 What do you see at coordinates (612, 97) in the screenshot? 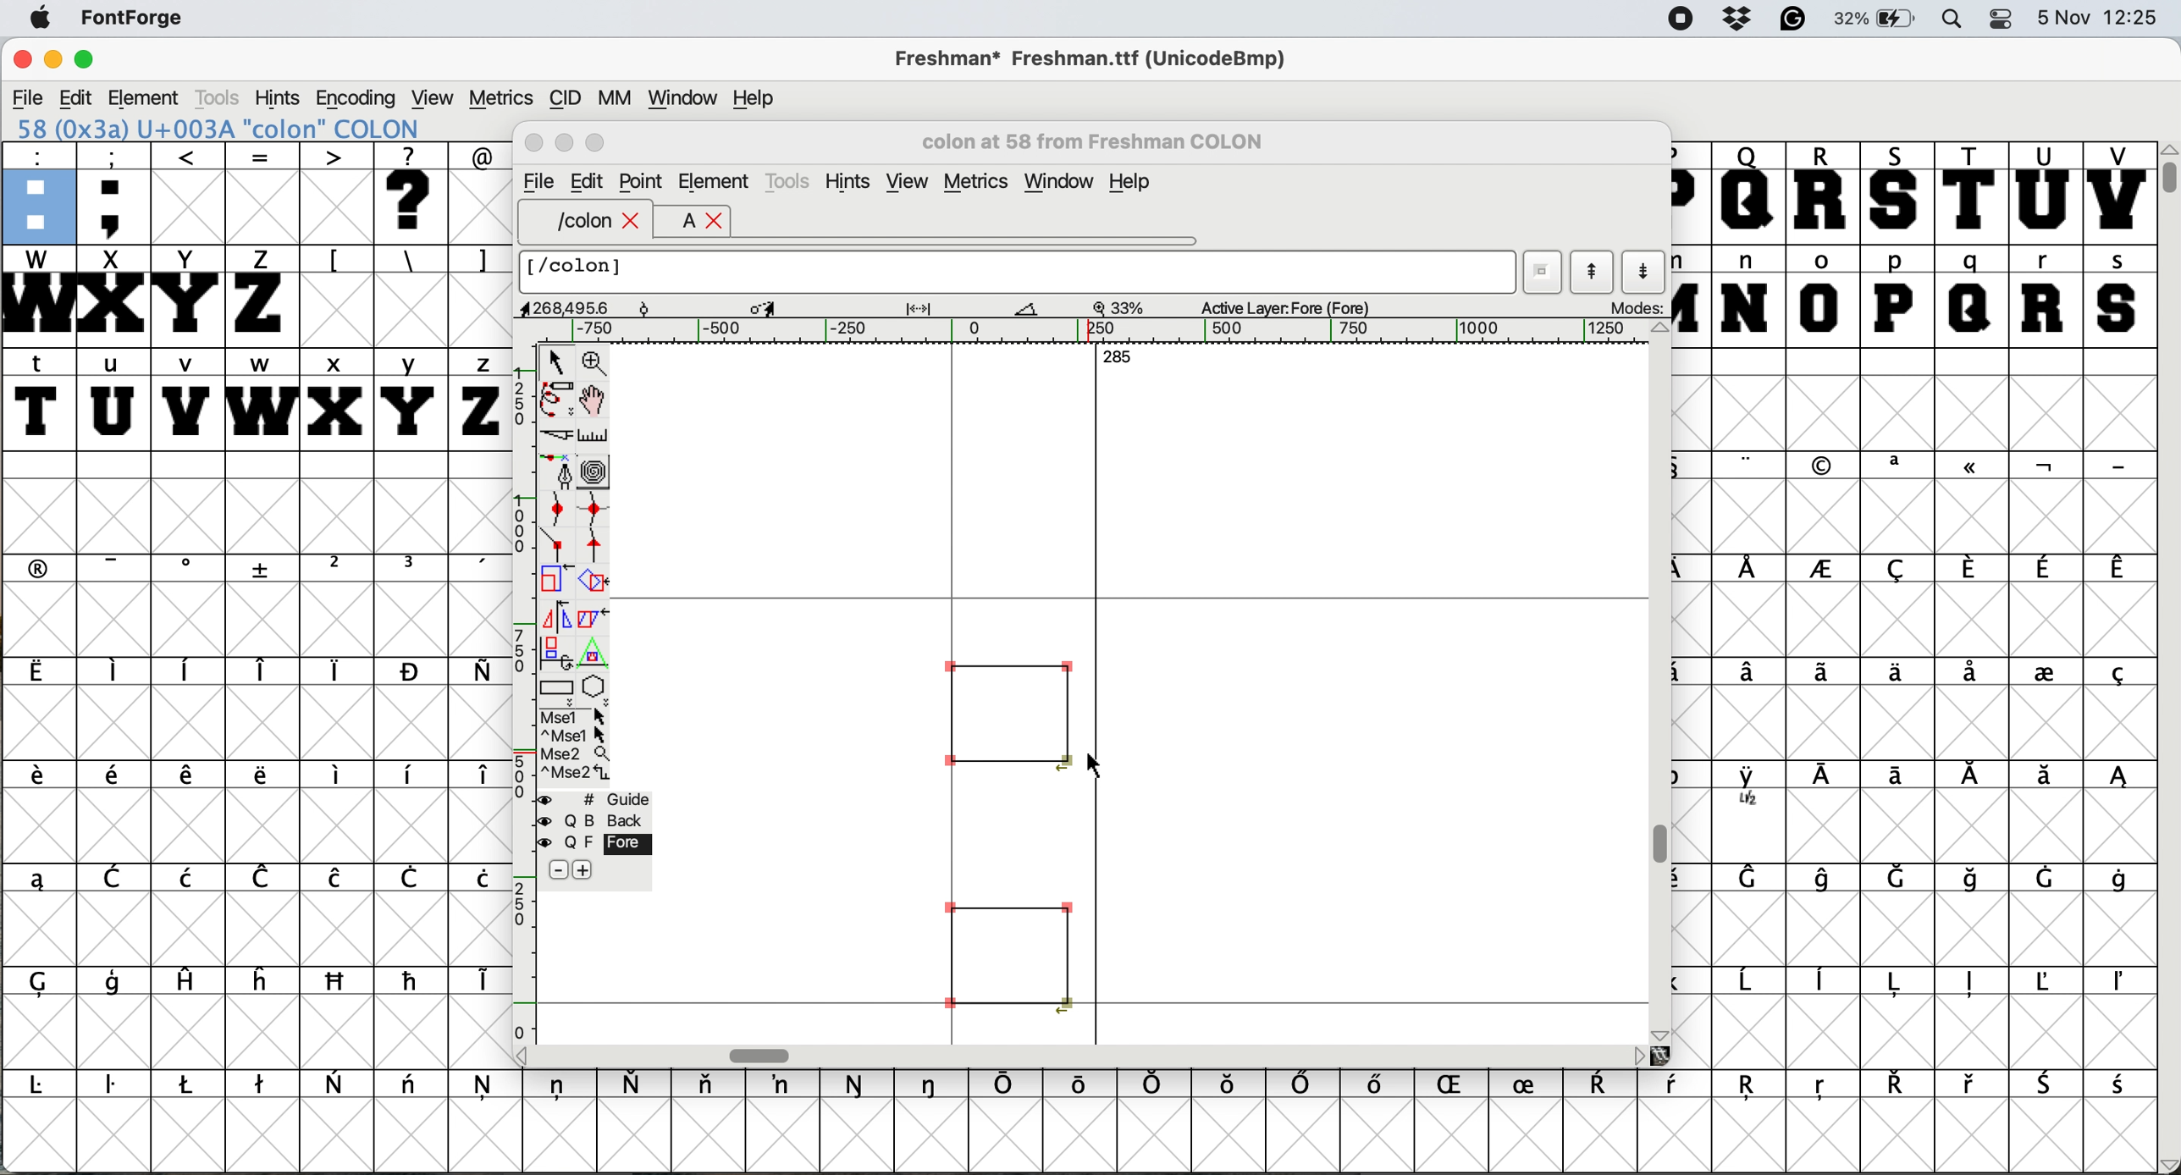
I see `mm` at bounding box center [612, 97].